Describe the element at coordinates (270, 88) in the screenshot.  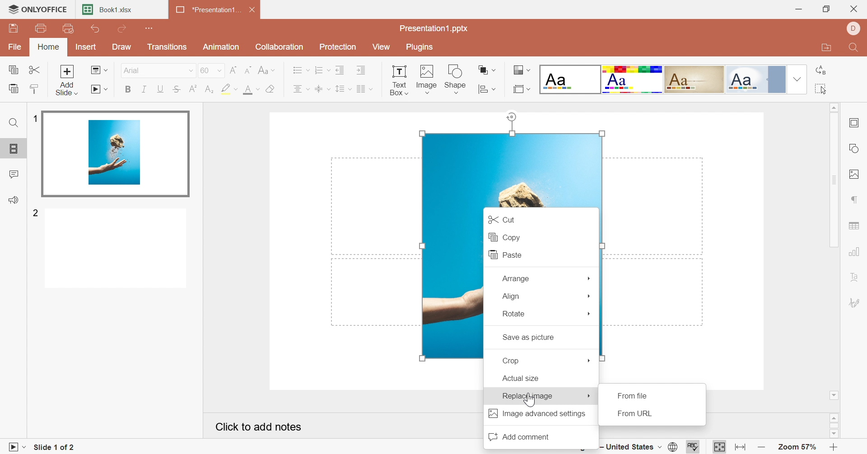
I see `Clear style` at that location.